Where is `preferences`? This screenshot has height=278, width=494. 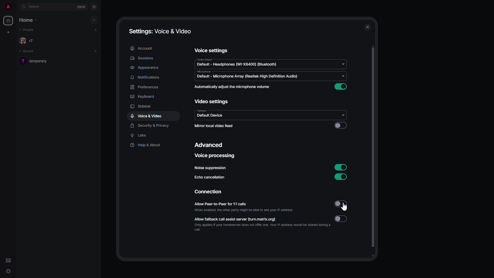
preferences is located at coordinates (144, 87).